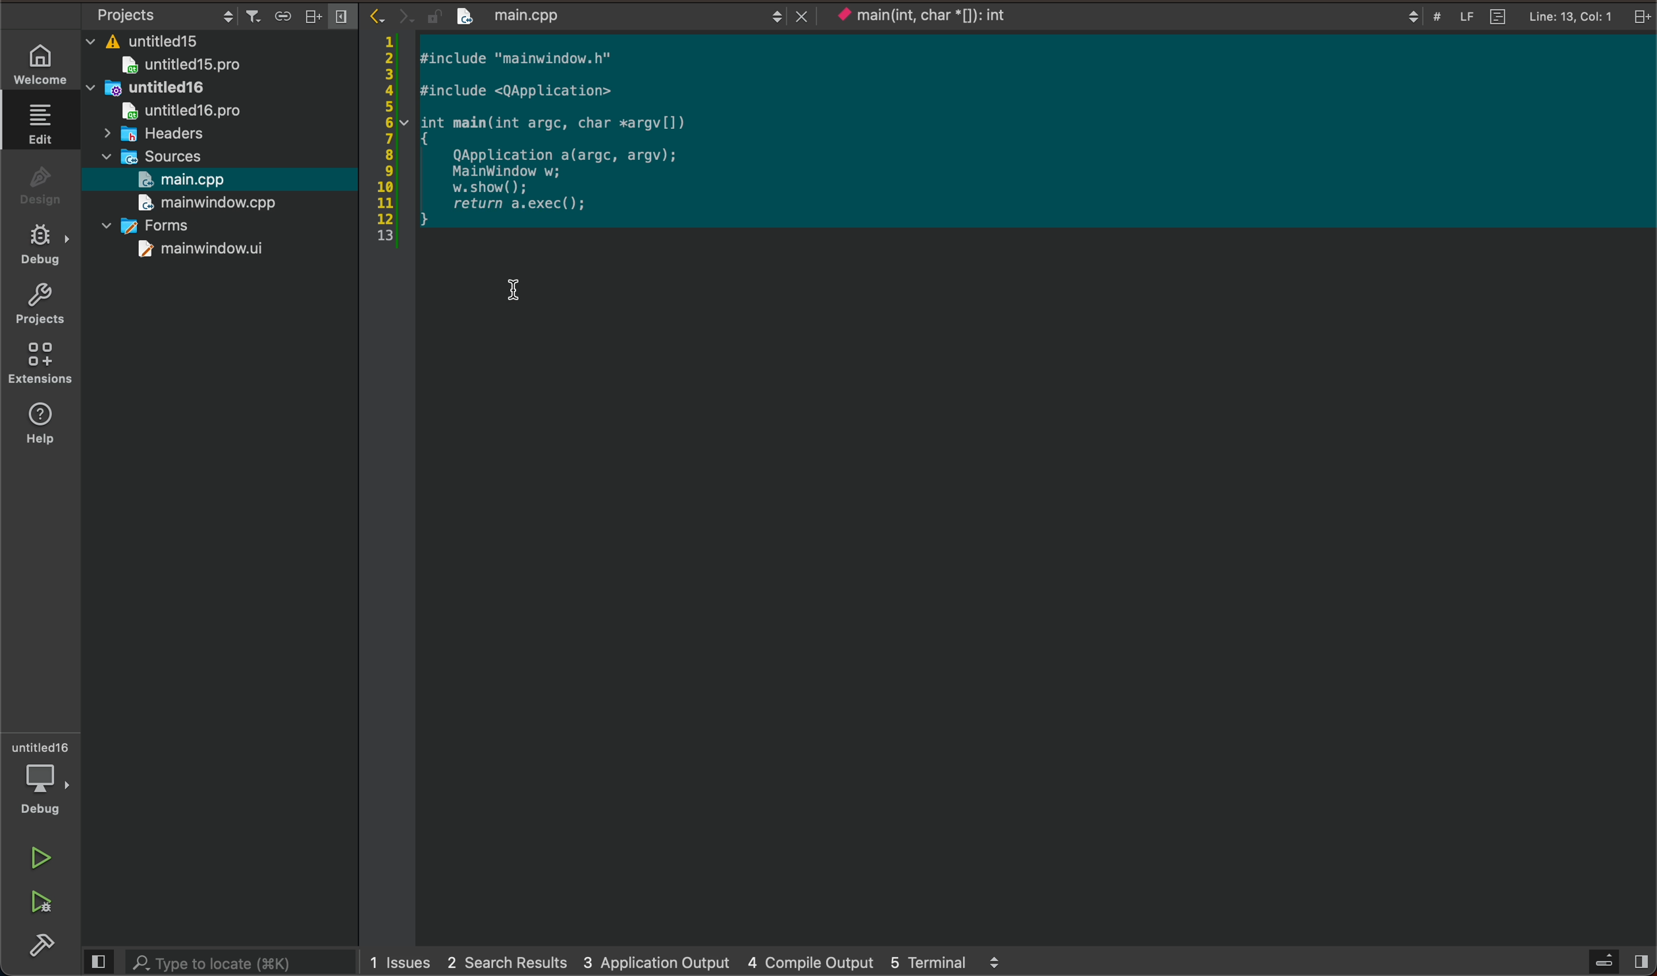 The width and height of the screenshot is (1657, 976). Describe the element at coordinates (794, 16) in the screenshot. I see `close` at that location.